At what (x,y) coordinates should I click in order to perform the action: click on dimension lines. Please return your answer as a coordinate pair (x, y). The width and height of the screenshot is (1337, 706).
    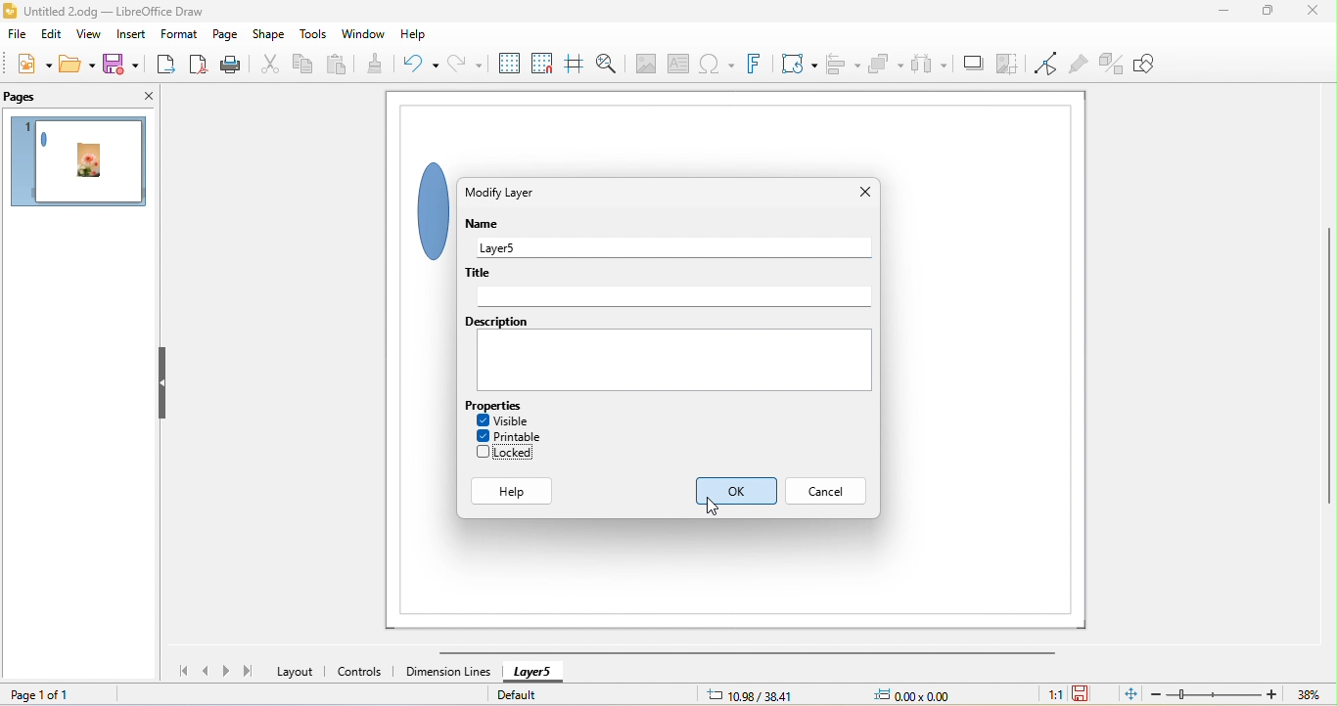
    Looking at the image, I should click on (447, 672).